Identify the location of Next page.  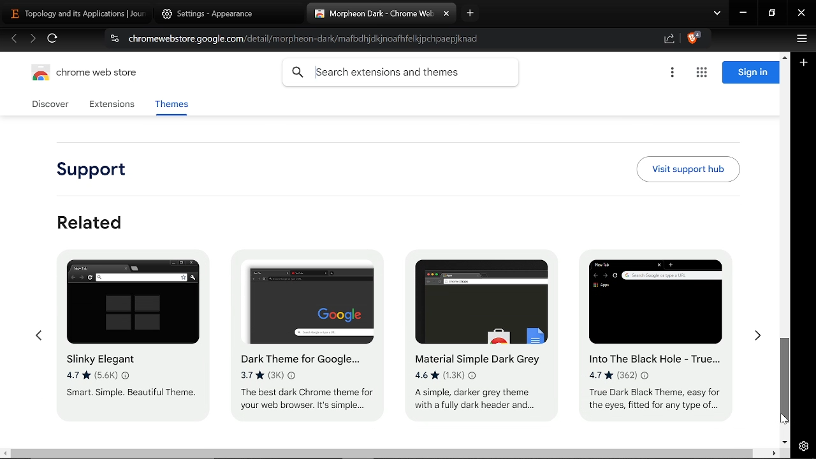
(33, 40).